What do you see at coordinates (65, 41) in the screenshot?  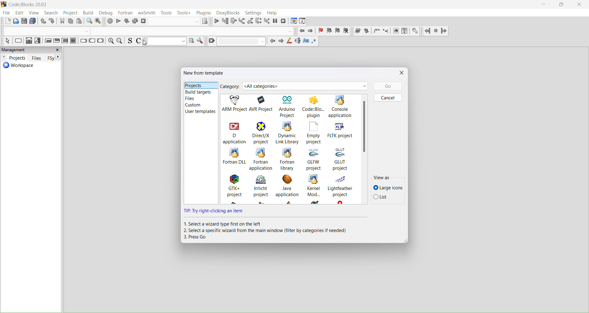 I see `counting loop` at bounding box center [65, 41].